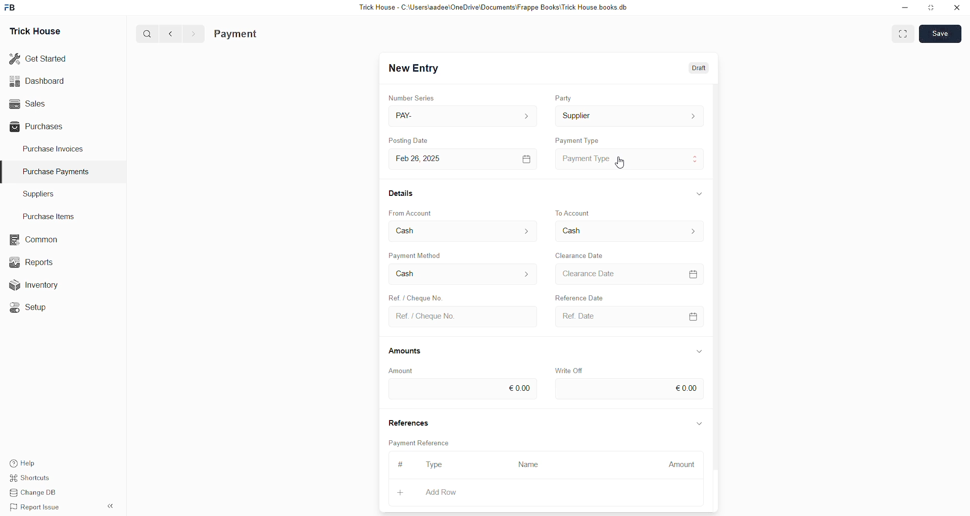  What do you see at coordinates (682, 465) in the screenshot?
I see `Amount` at bounding box center [682, 465].